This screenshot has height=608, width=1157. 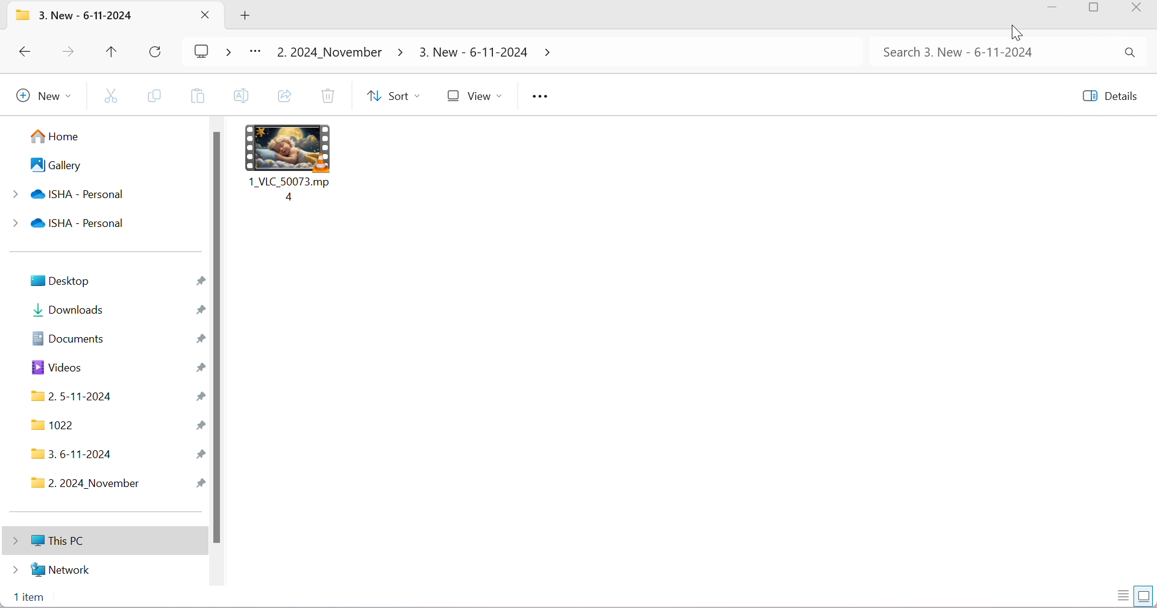 What do you see at coordinates (199, 426) in the screenshot?
I see `Pin` at bounding box center [199, 426].